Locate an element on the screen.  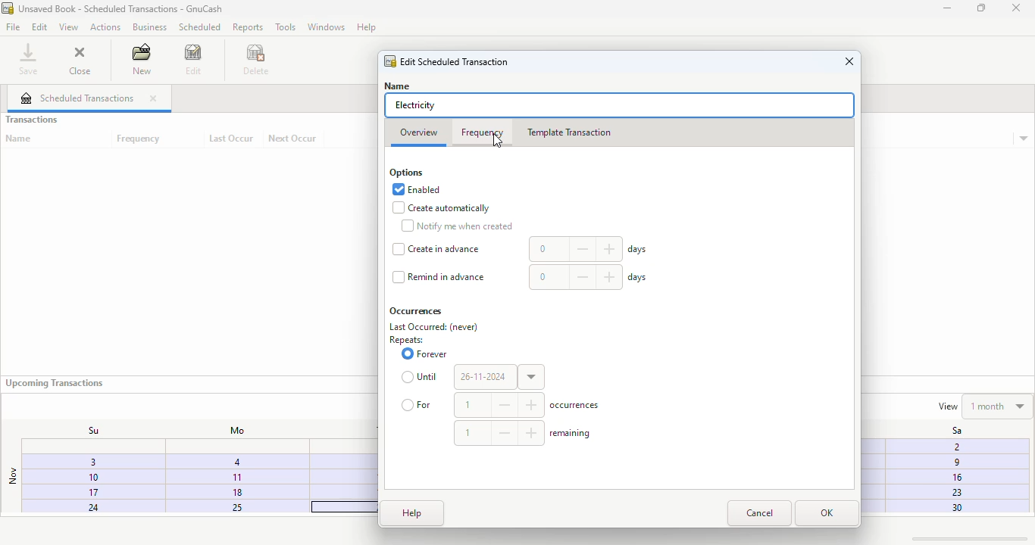
24 is located at coordinates (78, 508).